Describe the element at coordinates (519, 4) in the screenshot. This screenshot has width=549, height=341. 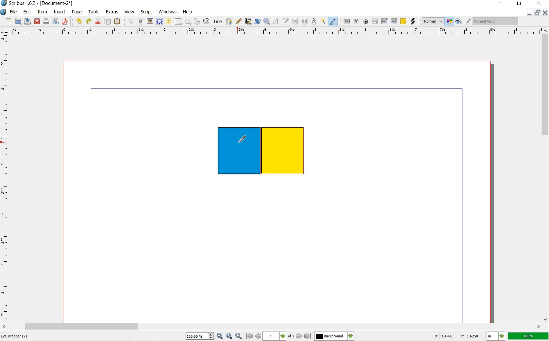
I see `restore` at that location.